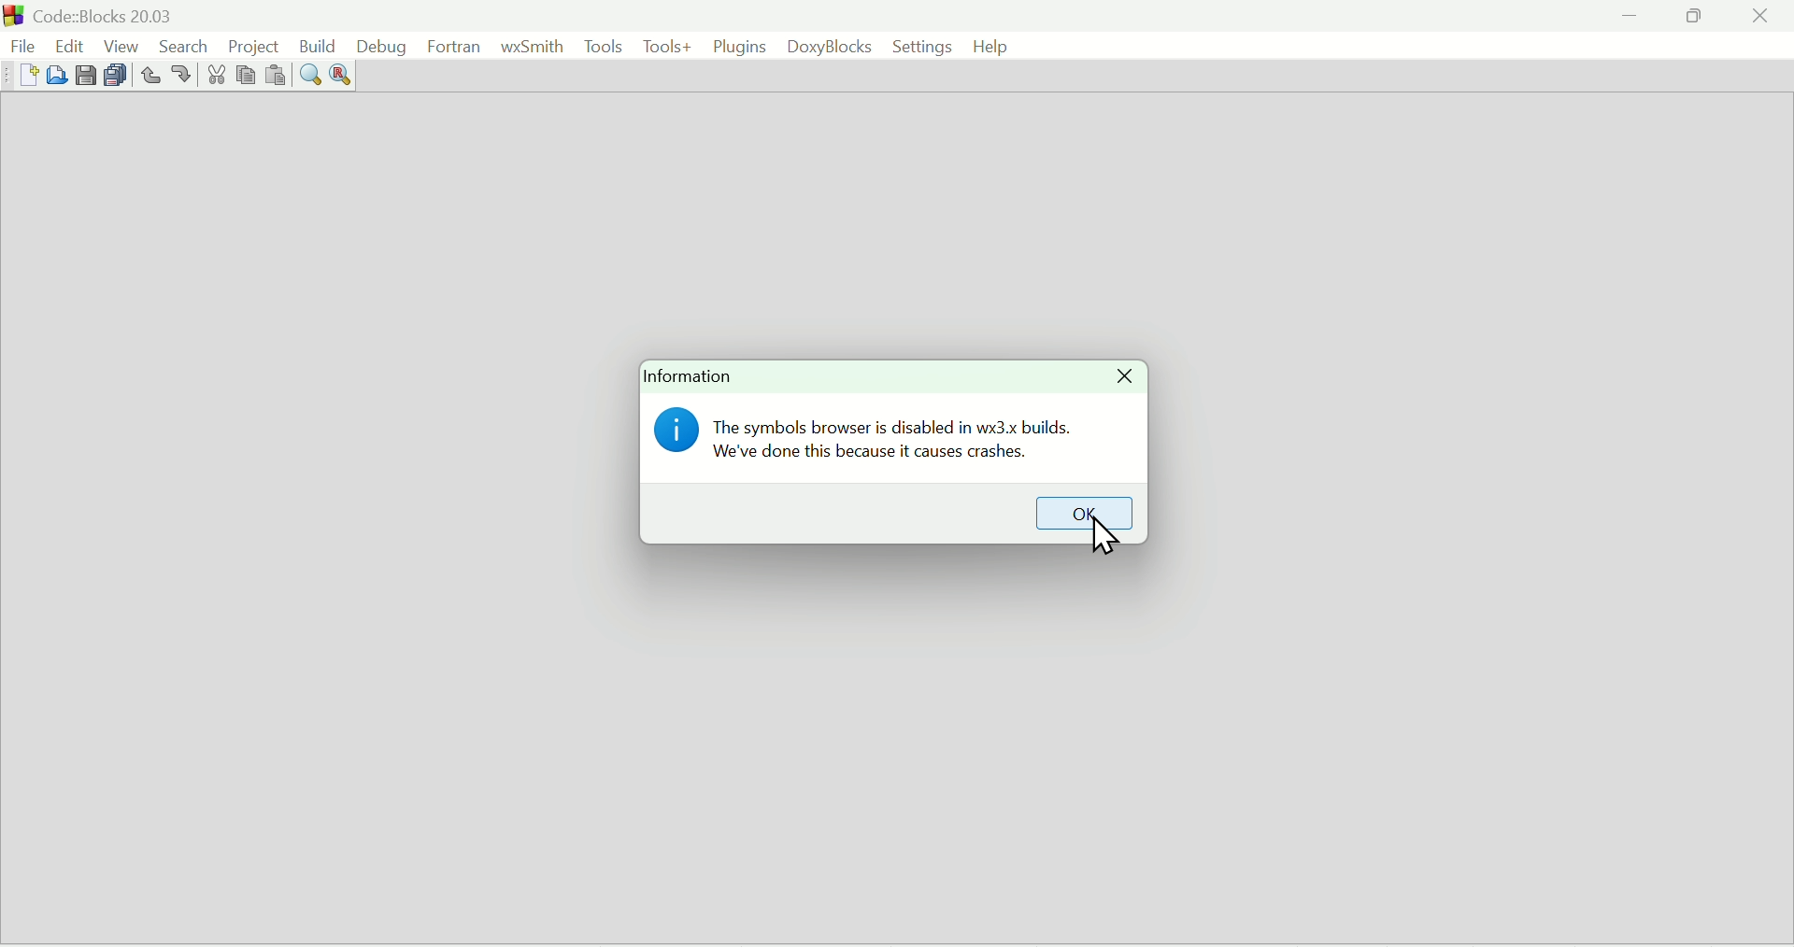 The height and width of the screenshot is (947, 1794). Describe the element at coordinates (107, 13) in the screenshot. I see `Code: Blocks Version` at that location.